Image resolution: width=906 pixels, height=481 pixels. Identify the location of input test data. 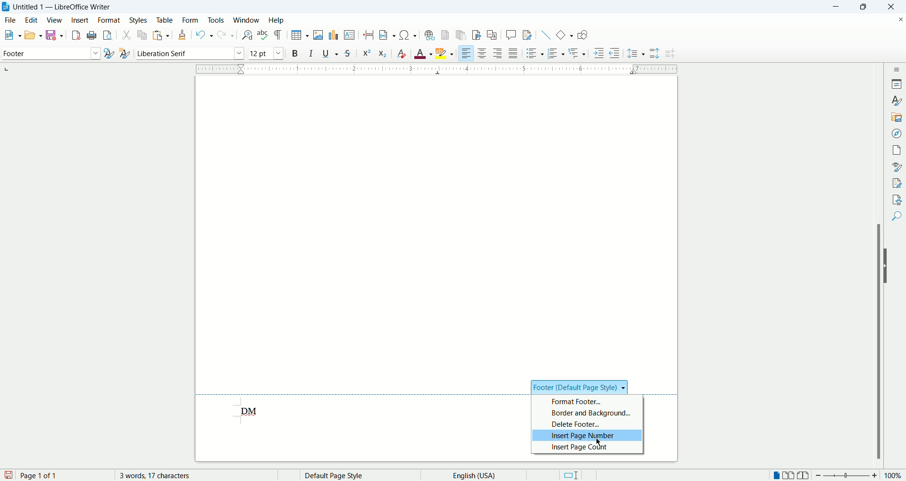
(253, 411).